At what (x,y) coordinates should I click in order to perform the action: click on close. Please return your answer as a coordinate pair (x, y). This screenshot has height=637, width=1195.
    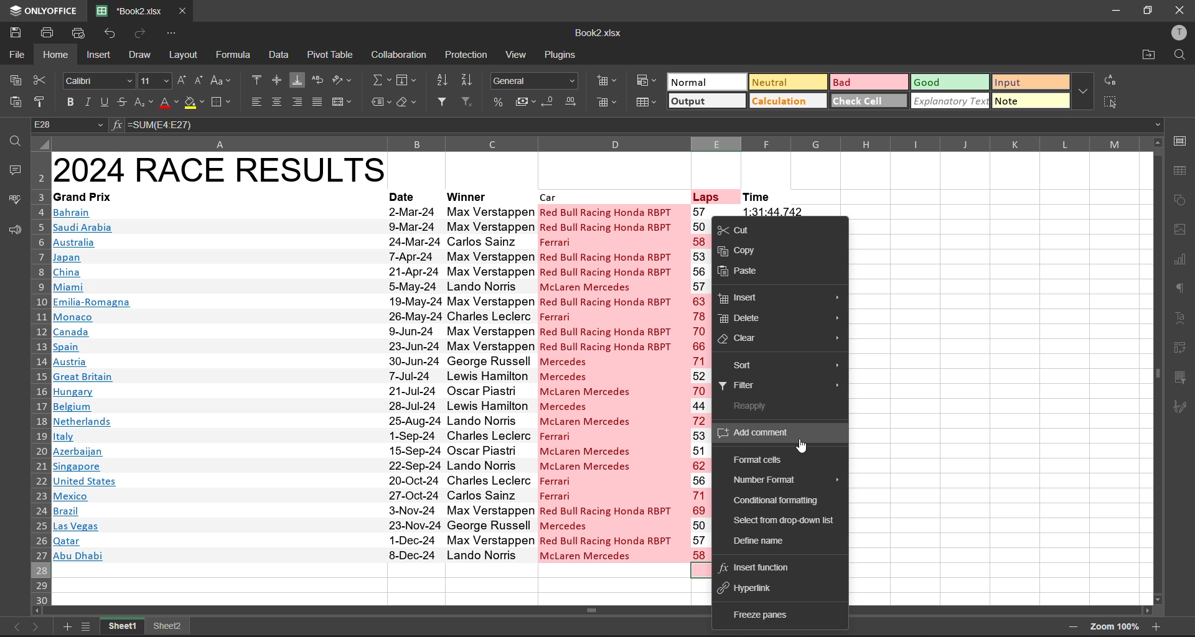
    Looking at the image, I should click on (1181, 9).